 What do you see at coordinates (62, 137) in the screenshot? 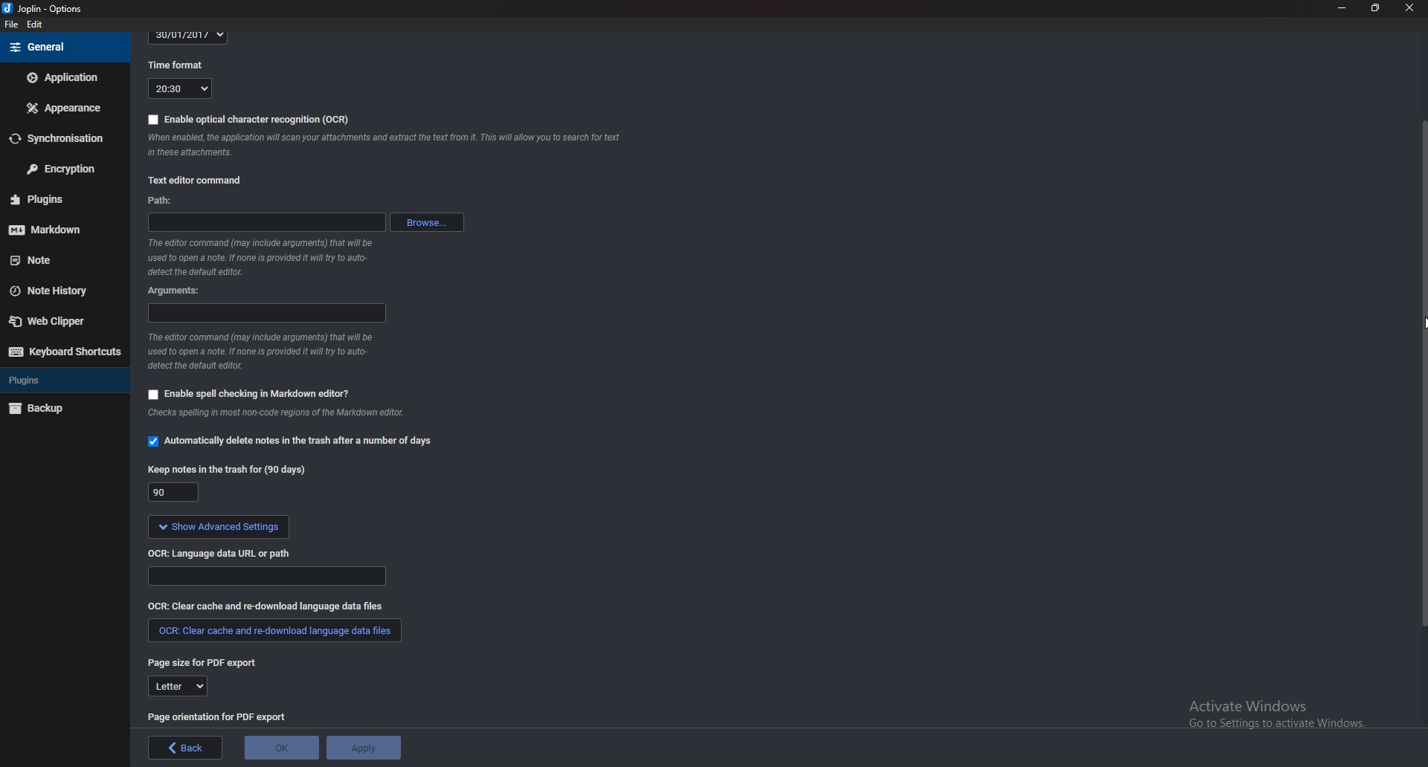
I see `Synchronization` at bounding box center [62, 137].